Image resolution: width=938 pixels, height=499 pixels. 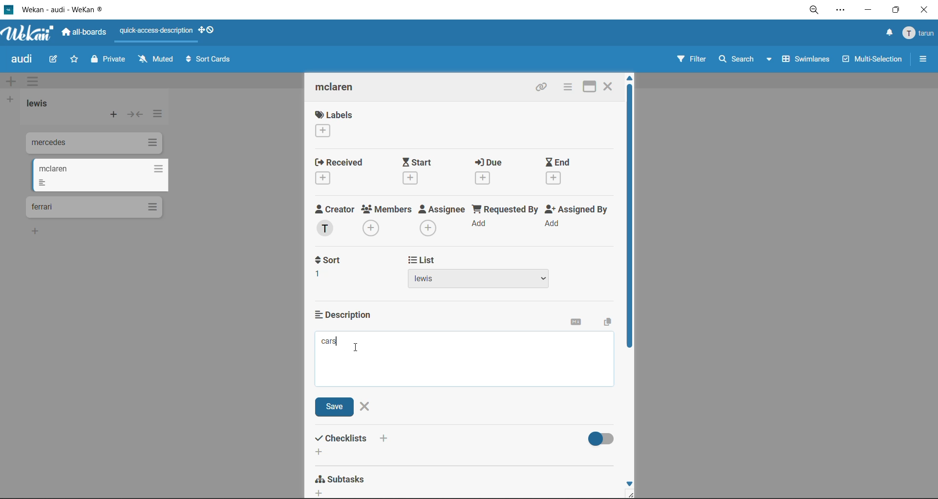 What do you see at coordinates (388, 222) in the screenshot?
I see `members` at bounding box center [388, 222].